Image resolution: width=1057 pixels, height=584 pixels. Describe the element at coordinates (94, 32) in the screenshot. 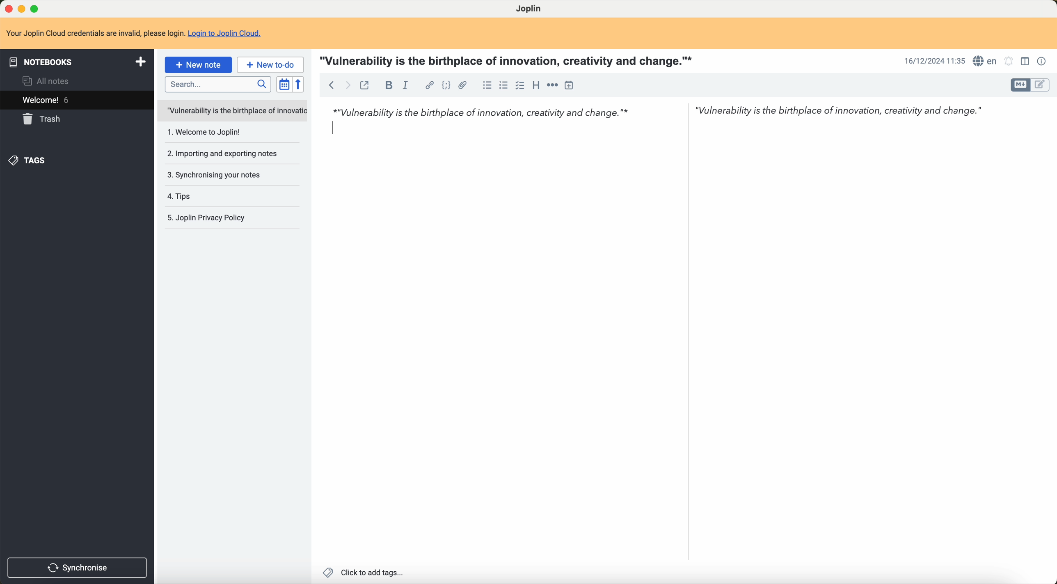

I see `Your Joplin Cloud credentials are invalid, please login.` at that location.